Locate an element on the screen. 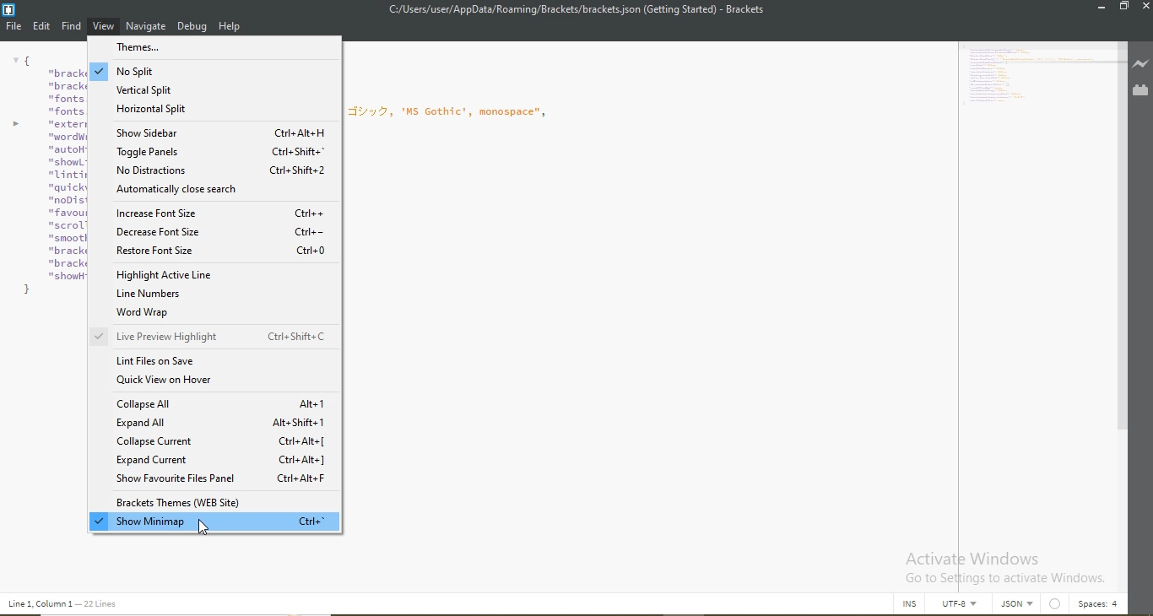 This screenshot has width=1153, height=616. restore font size is located at coordinates (218, 255).